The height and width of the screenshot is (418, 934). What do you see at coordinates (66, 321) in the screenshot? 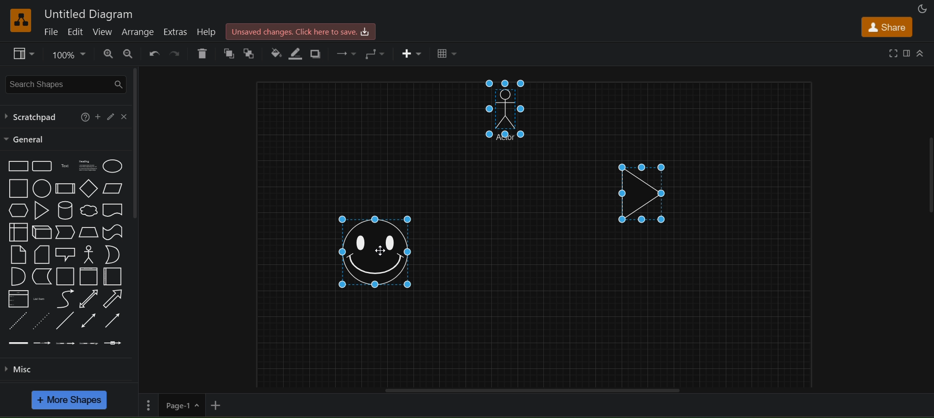
I see `line` at bounding box center [66, 321].